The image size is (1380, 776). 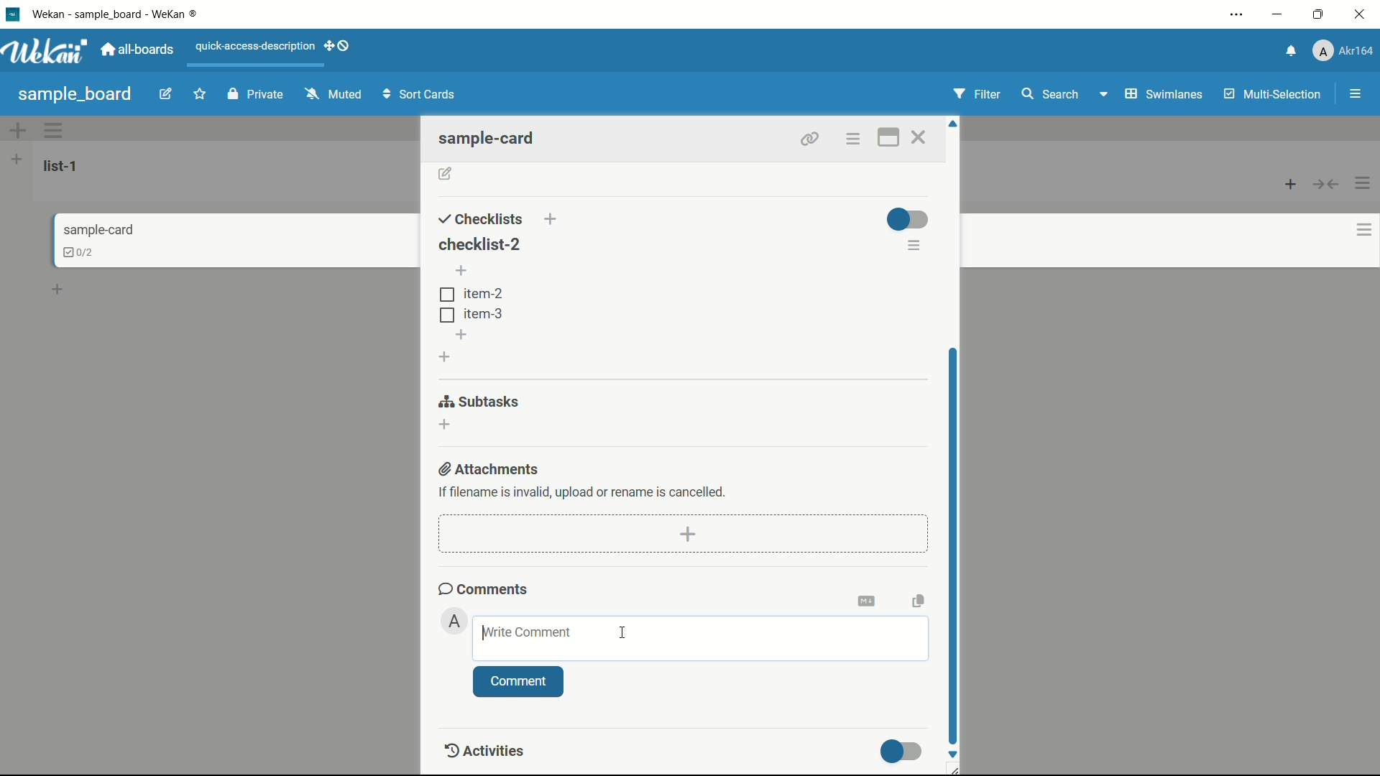 What do you see at coordinates (97, 230) in the screenshot?
I see `card name` at bounding box center [97, 230].